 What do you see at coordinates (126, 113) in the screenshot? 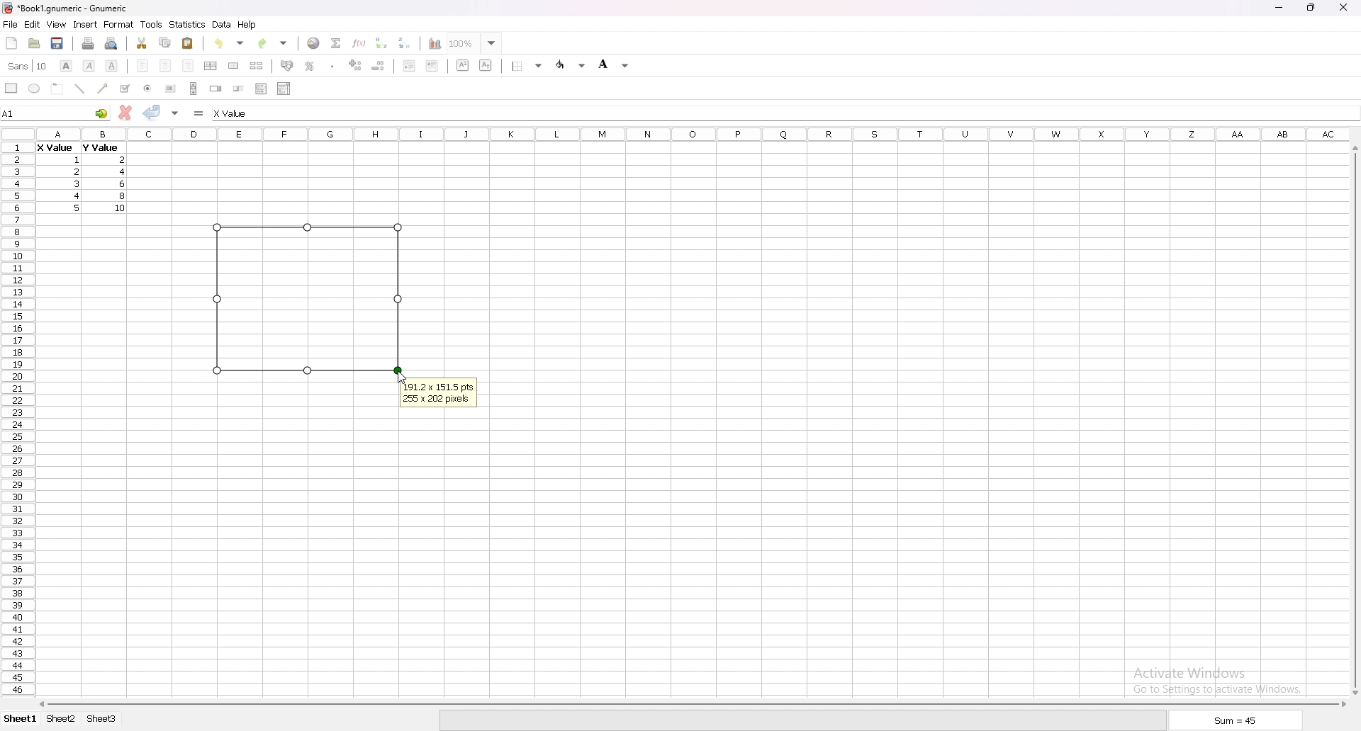
I see `cancel change` at bounding box center [126, 113].